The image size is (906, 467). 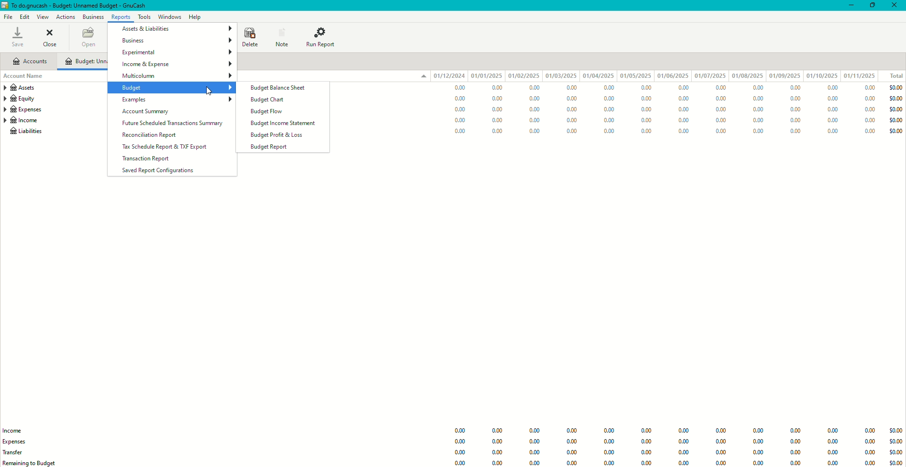 I want to click on 0.00, so click(x=572, y=453).